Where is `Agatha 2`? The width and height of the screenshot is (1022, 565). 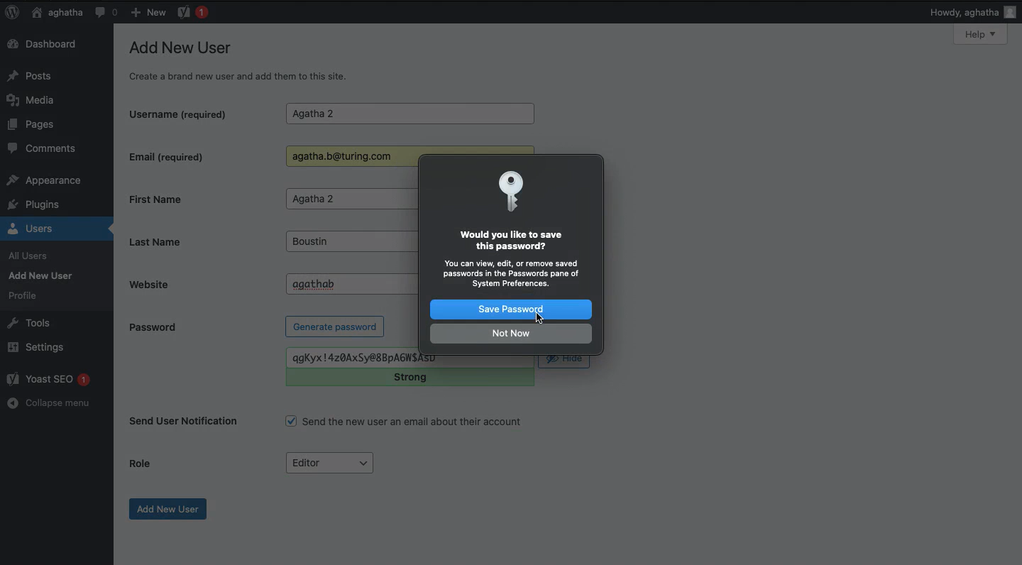 Agatha 2 is located at coordinates (344, 199).